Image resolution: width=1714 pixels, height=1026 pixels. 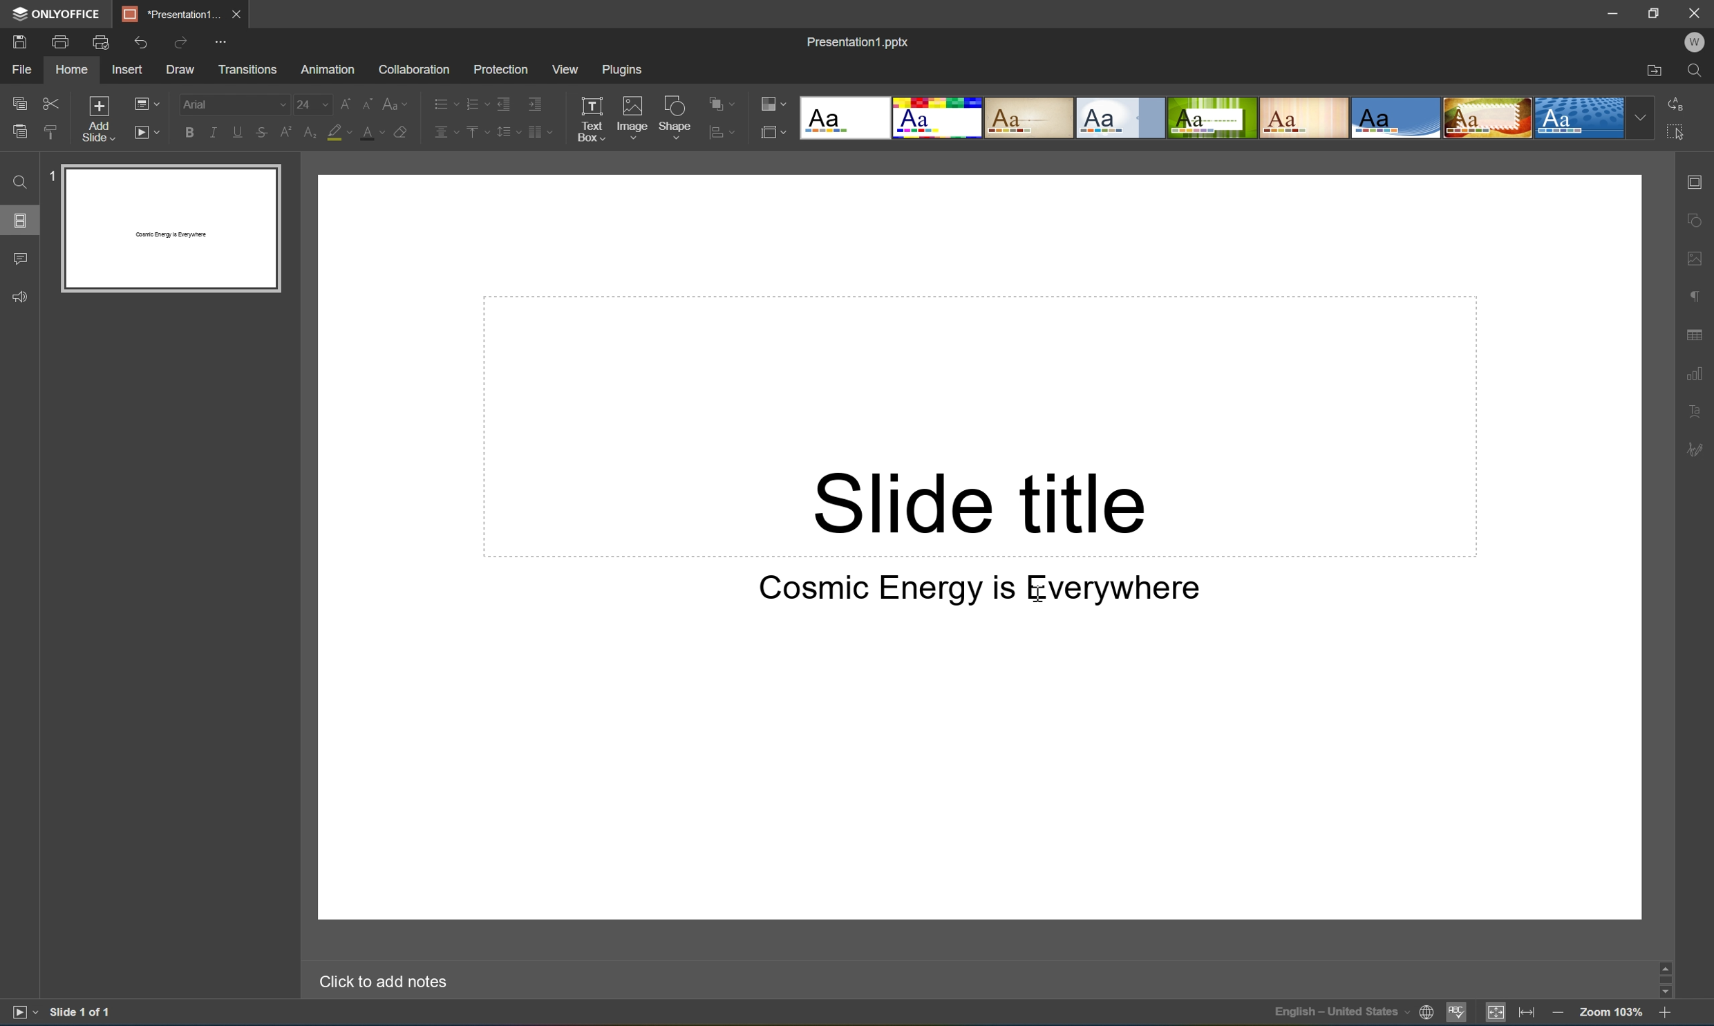 What do you see at coordinates (717, 100) in the screenshot?
I see `Arrange shape` at bounding box center [717, 100].